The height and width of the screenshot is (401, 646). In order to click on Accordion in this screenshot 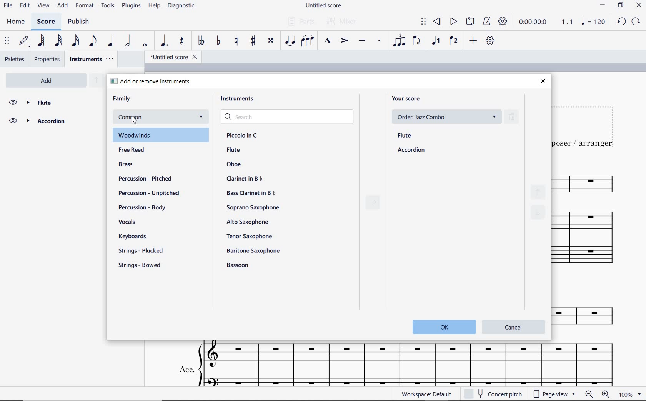, I will do `click(53, 121)`.